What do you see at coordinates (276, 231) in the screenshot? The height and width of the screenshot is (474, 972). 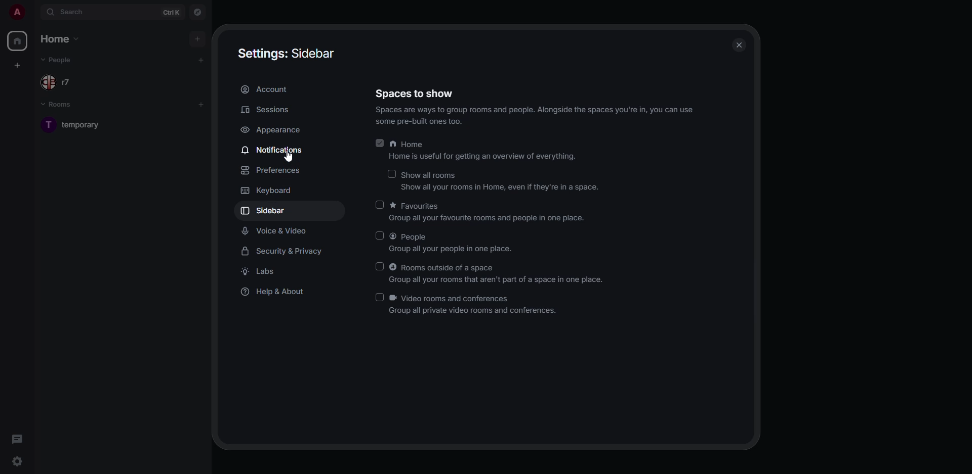 I see `voice & video` at bounding box center [276, 231].